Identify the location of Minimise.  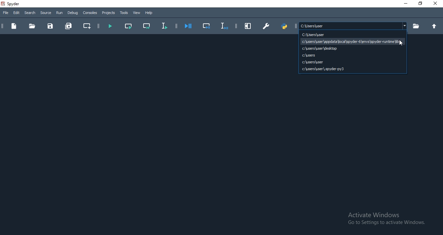
(405, 4).